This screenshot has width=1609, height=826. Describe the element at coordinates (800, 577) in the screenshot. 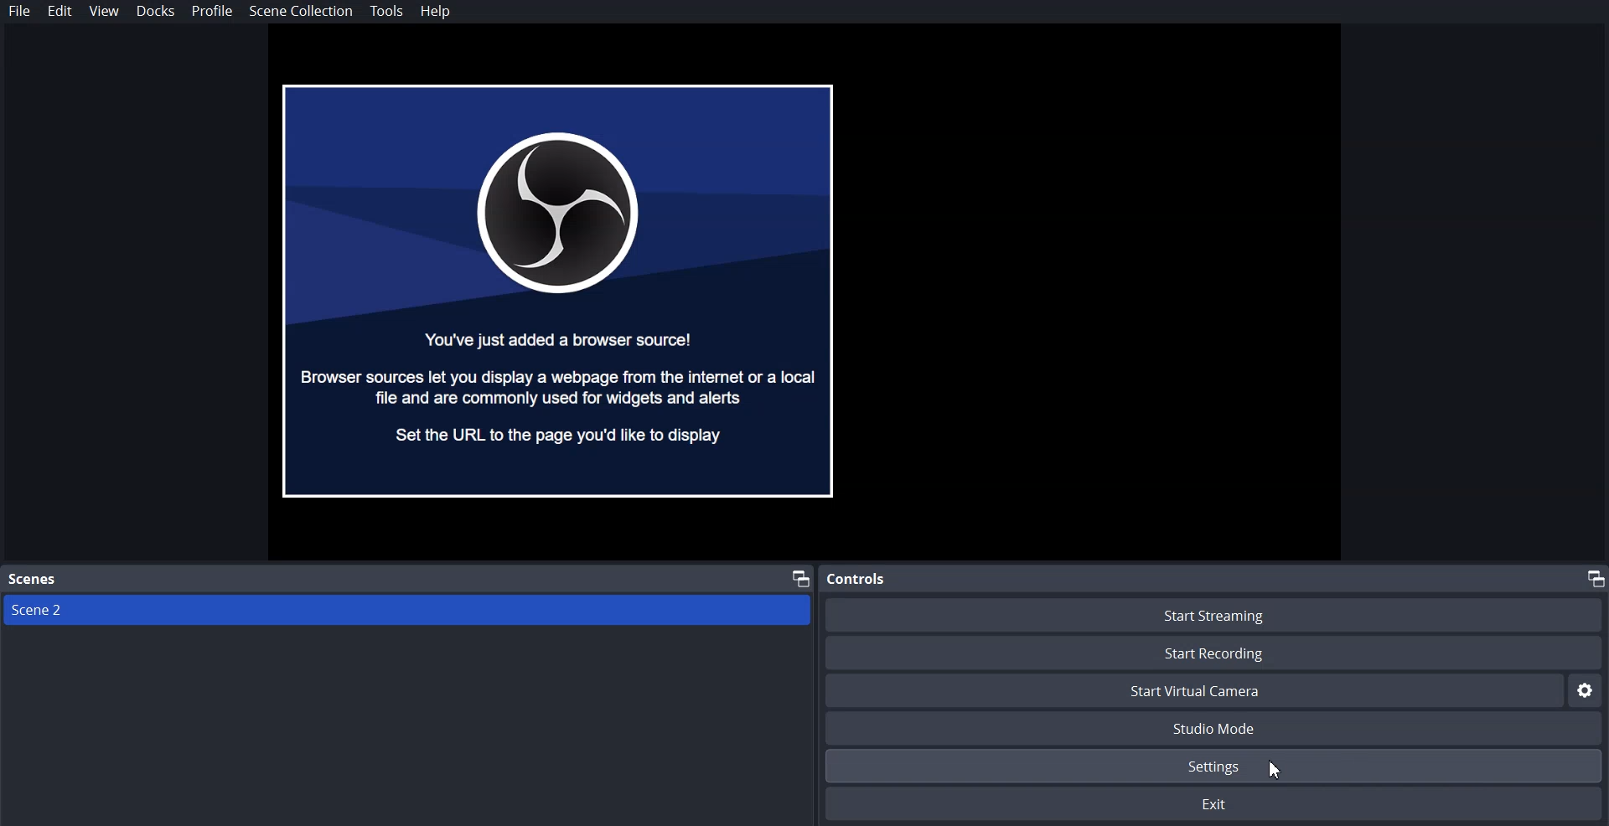

I see `Maximize` at that location.